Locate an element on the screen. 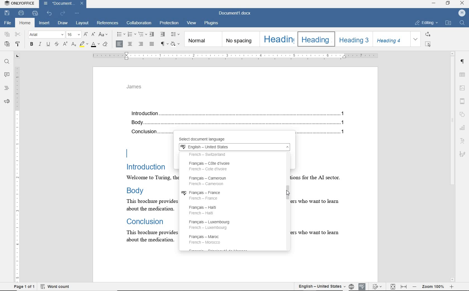 This screenshot has width=469, height=291. superscript is located at coordinates (65, 44).